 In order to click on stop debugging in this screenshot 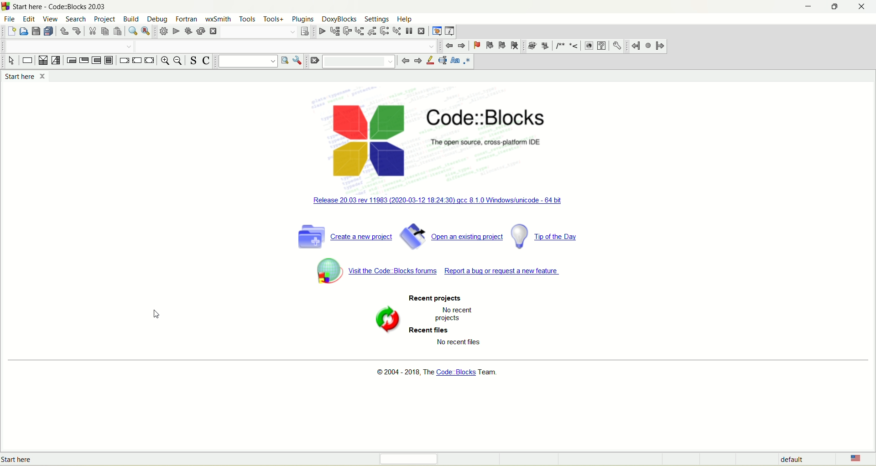, I will do `click(422, 31)`.